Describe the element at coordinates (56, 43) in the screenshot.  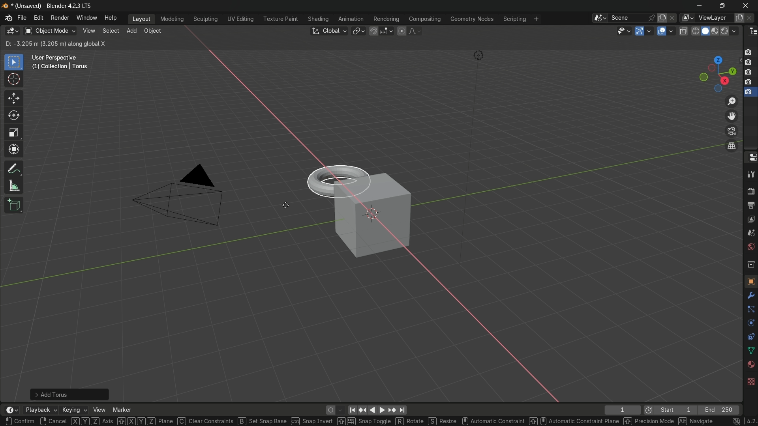
I see `D: -3.205 m (3.205 m) along global X` at that location.